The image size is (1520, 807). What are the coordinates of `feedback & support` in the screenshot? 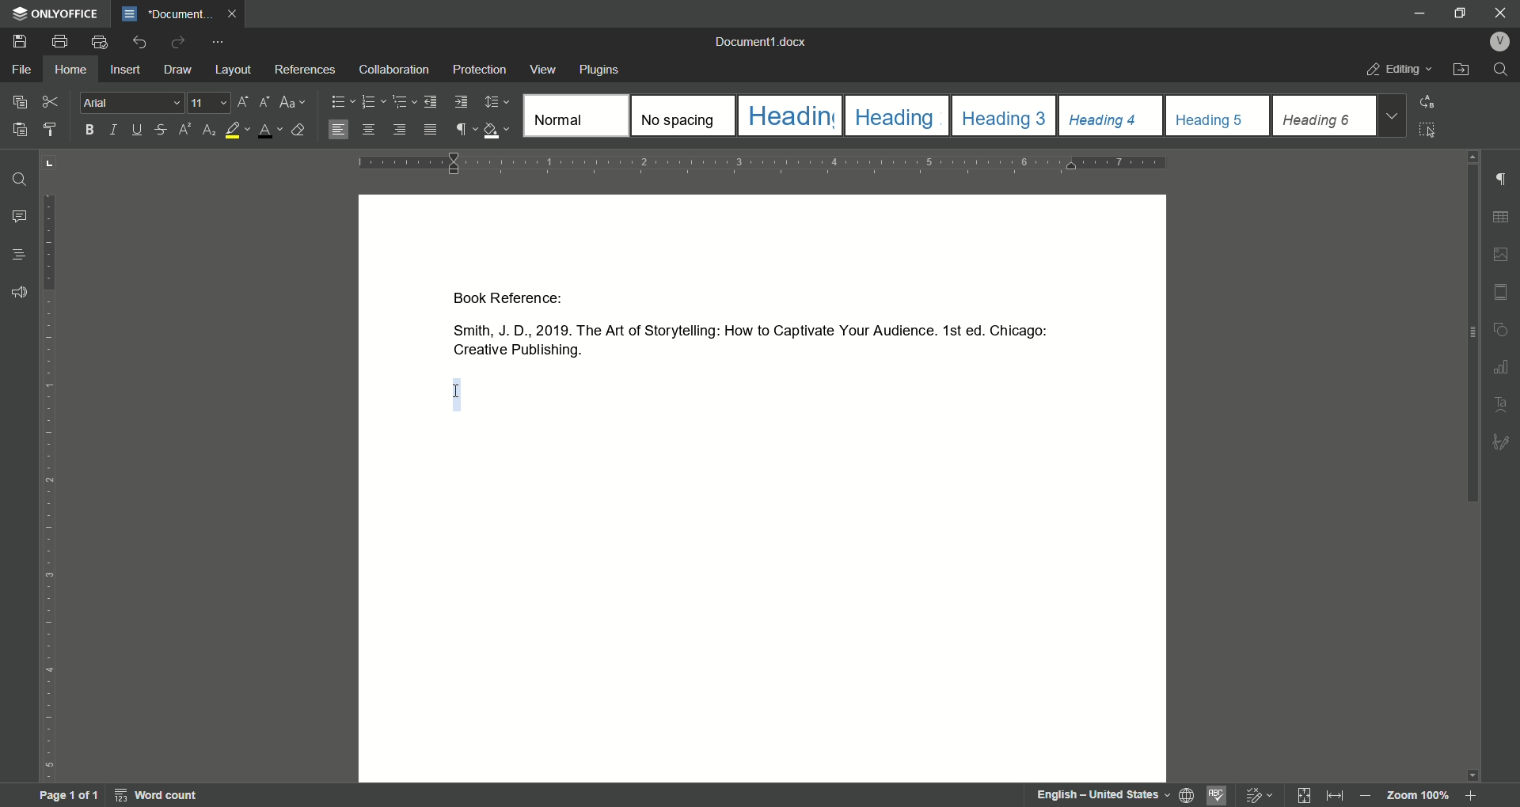 It's located at (20, 292).